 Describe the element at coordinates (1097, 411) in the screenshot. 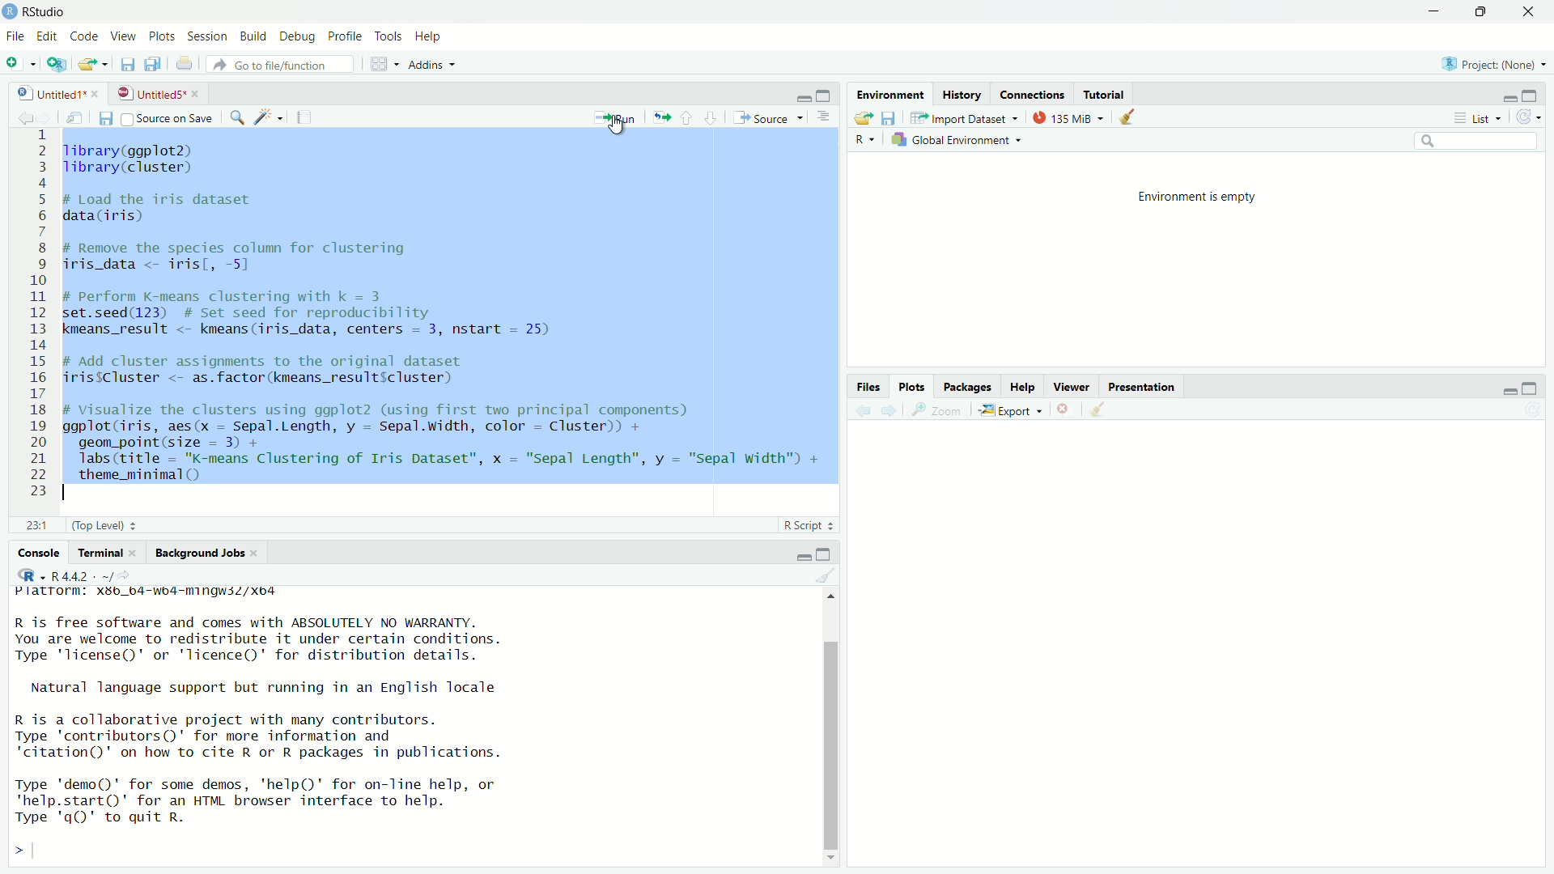

I see `clear all plots` at that location.